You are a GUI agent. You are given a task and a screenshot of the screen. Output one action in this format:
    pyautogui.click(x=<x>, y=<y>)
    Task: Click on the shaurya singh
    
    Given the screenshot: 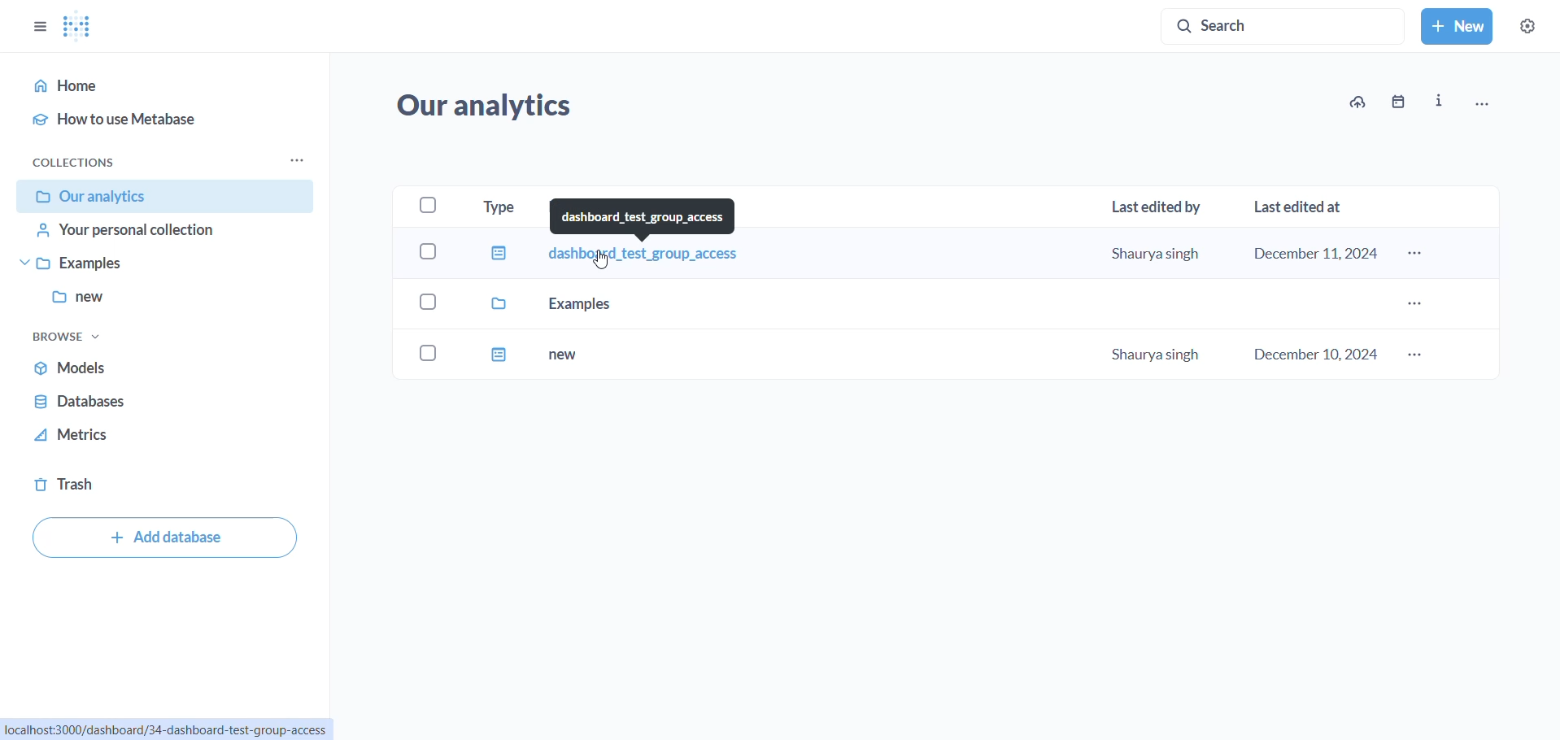 What is the action you would take?
    pyautogui.click(x=1166, y=255)
    